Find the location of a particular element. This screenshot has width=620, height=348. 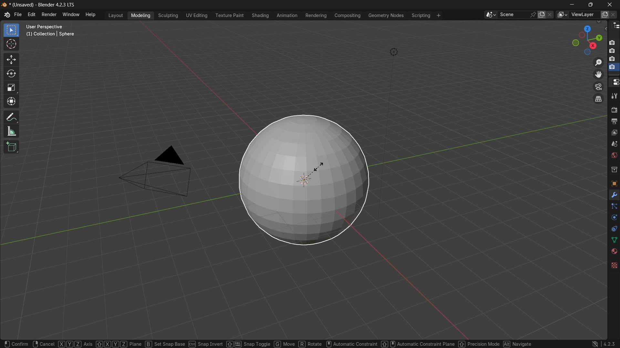

selected capture is located at coordinates (613, 69).